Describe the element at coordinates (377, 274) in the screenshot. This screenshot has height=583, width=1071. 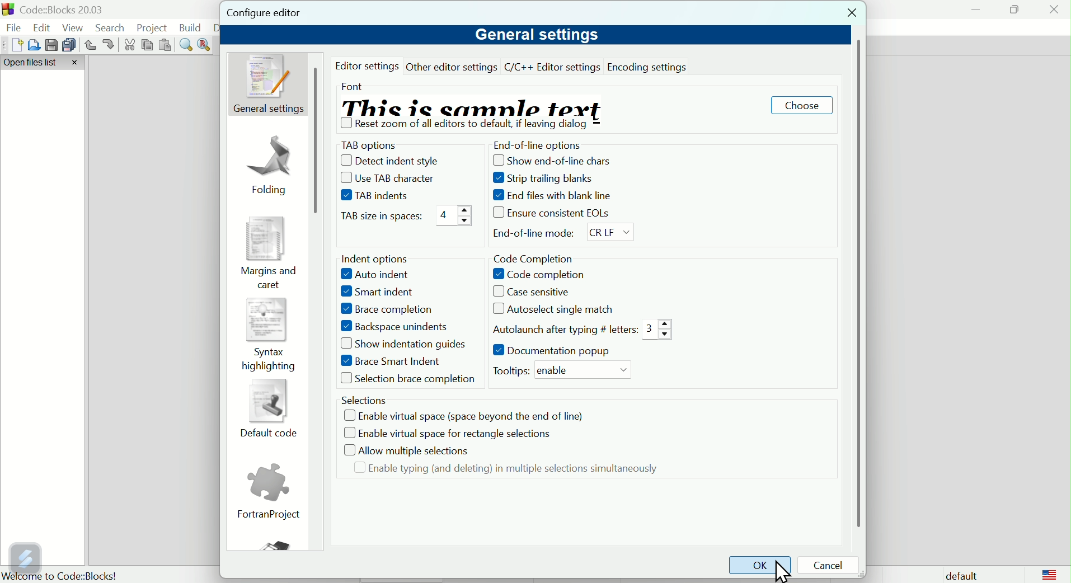
I see `Auto indent` at that location.